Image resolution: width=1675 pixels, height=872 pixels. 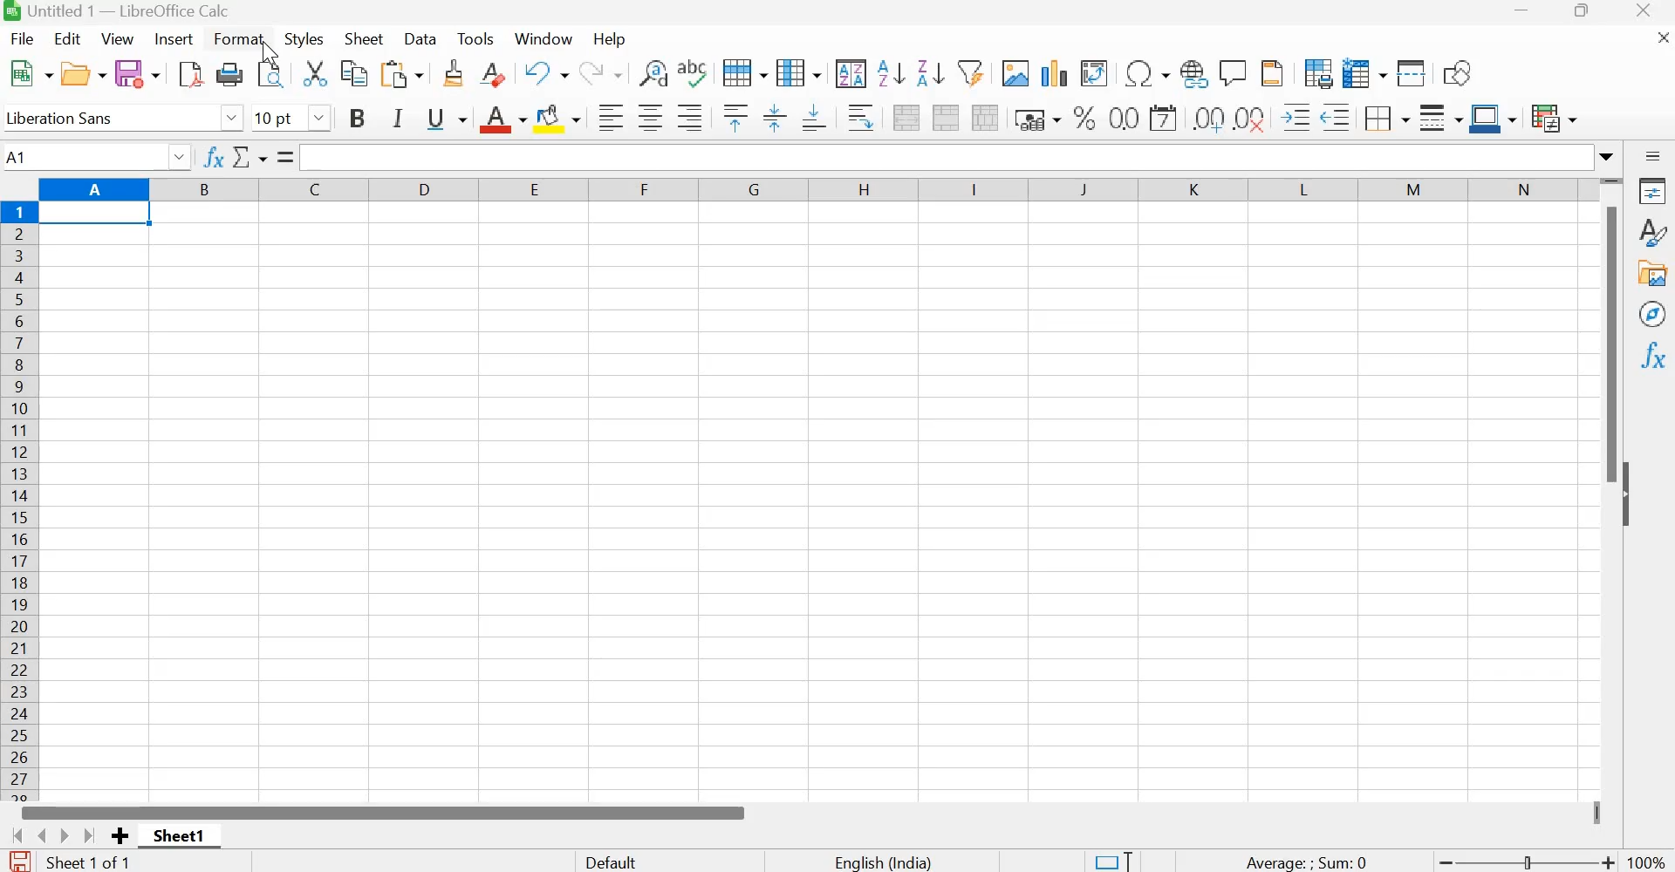 What do you see at coordinates (816, 121) in the screenshot?
I see `Align bottom` at bounding box center [816, 121].